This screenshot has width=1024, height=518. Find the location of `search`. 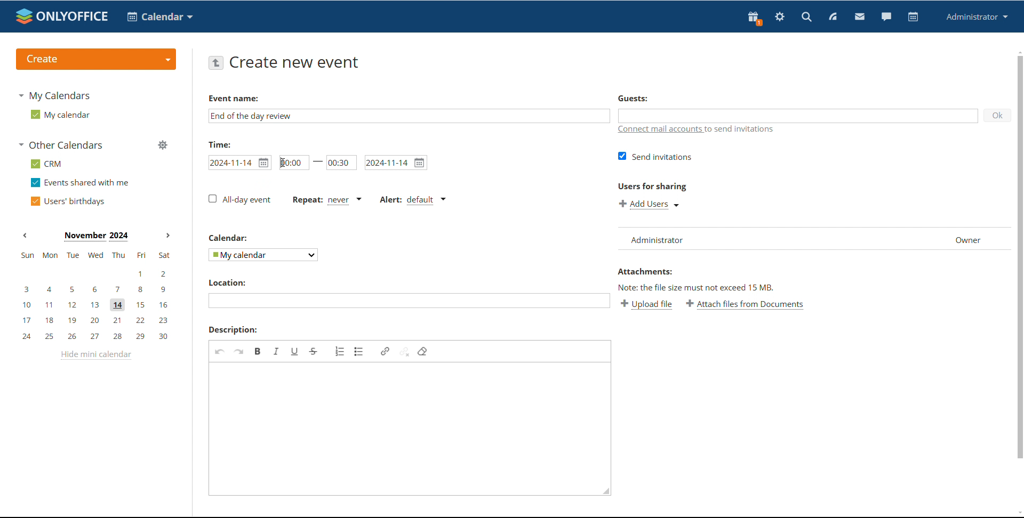

search is located at coordinates (806, 18).